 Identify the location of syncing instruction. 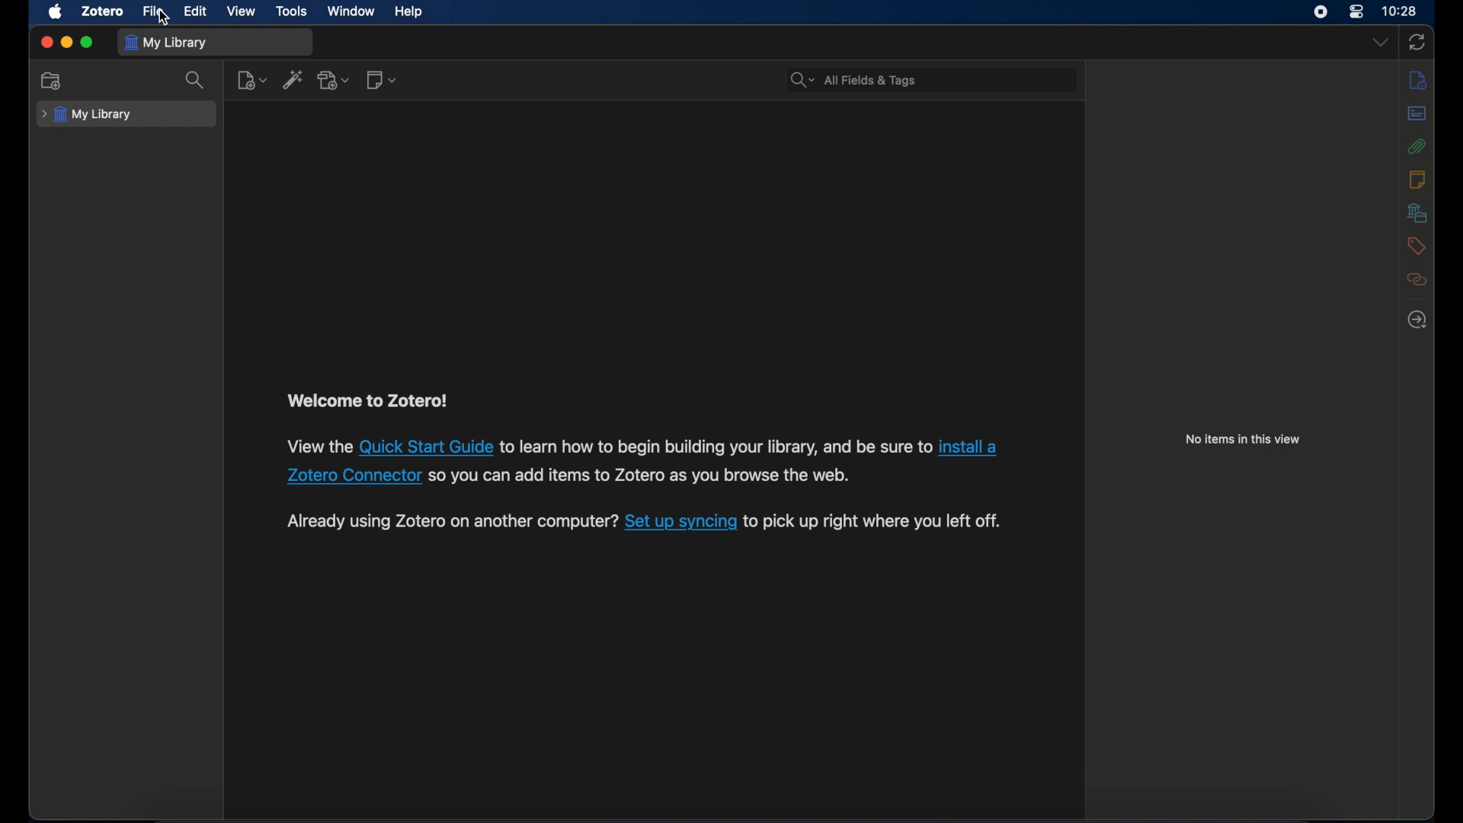
(451, 524).